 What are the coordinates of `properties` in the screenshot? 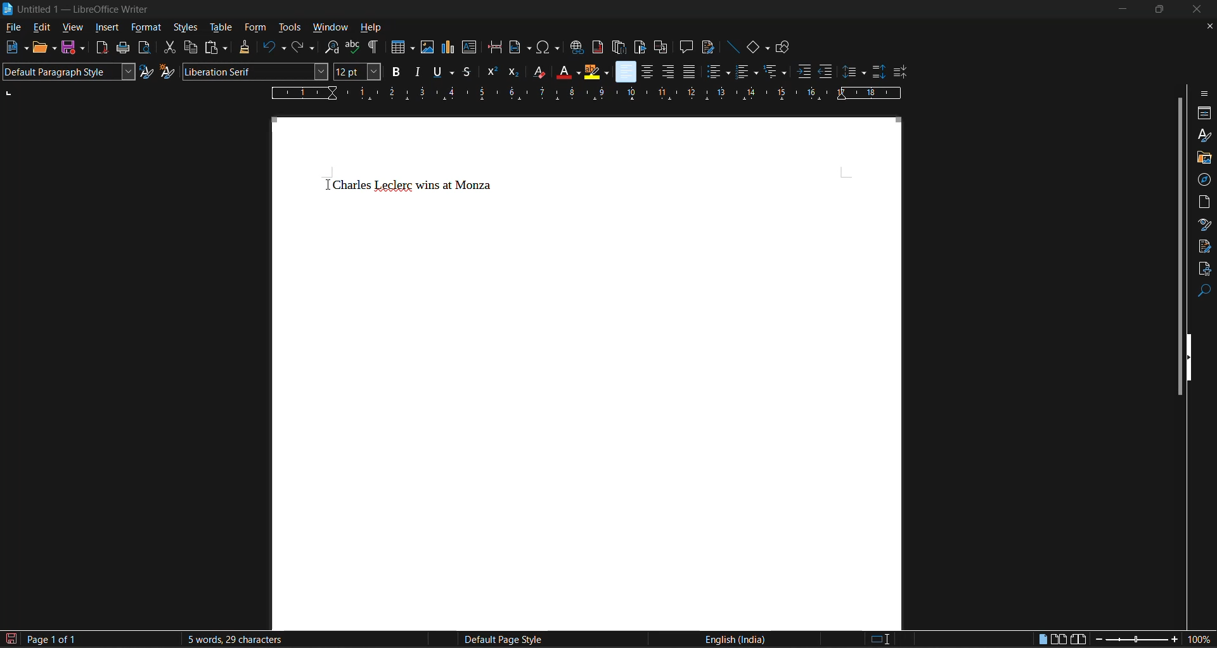 It's located at (1204, 113).